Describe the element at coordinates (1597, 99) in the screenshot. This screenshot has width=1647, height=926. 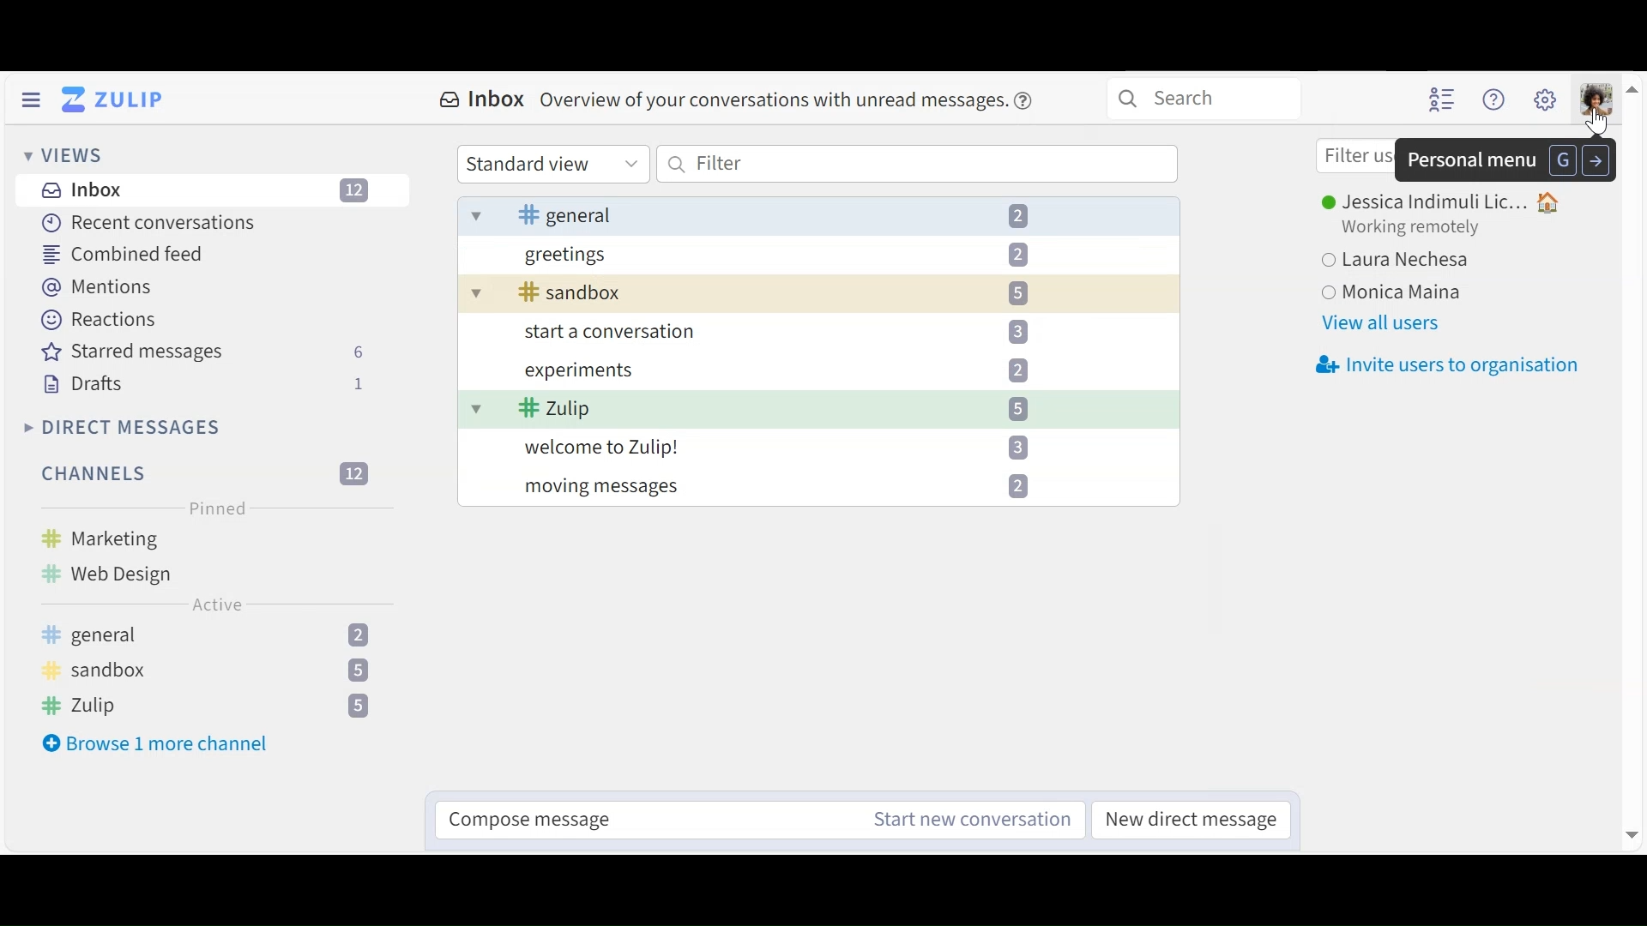
I see `Personal menu` at that location.